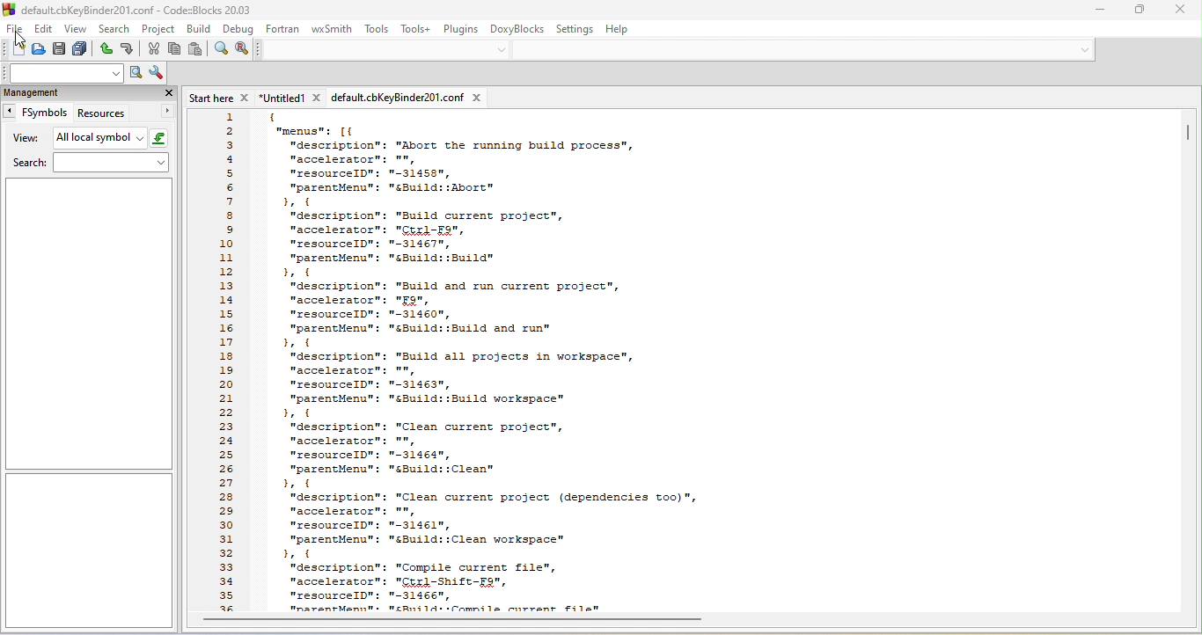 Image resolution: width=1202 pixels, height=635 pixels. What do you see at coordinates (491, 361) in the screenshot?
I see `code` at bounding box center [491, 361].